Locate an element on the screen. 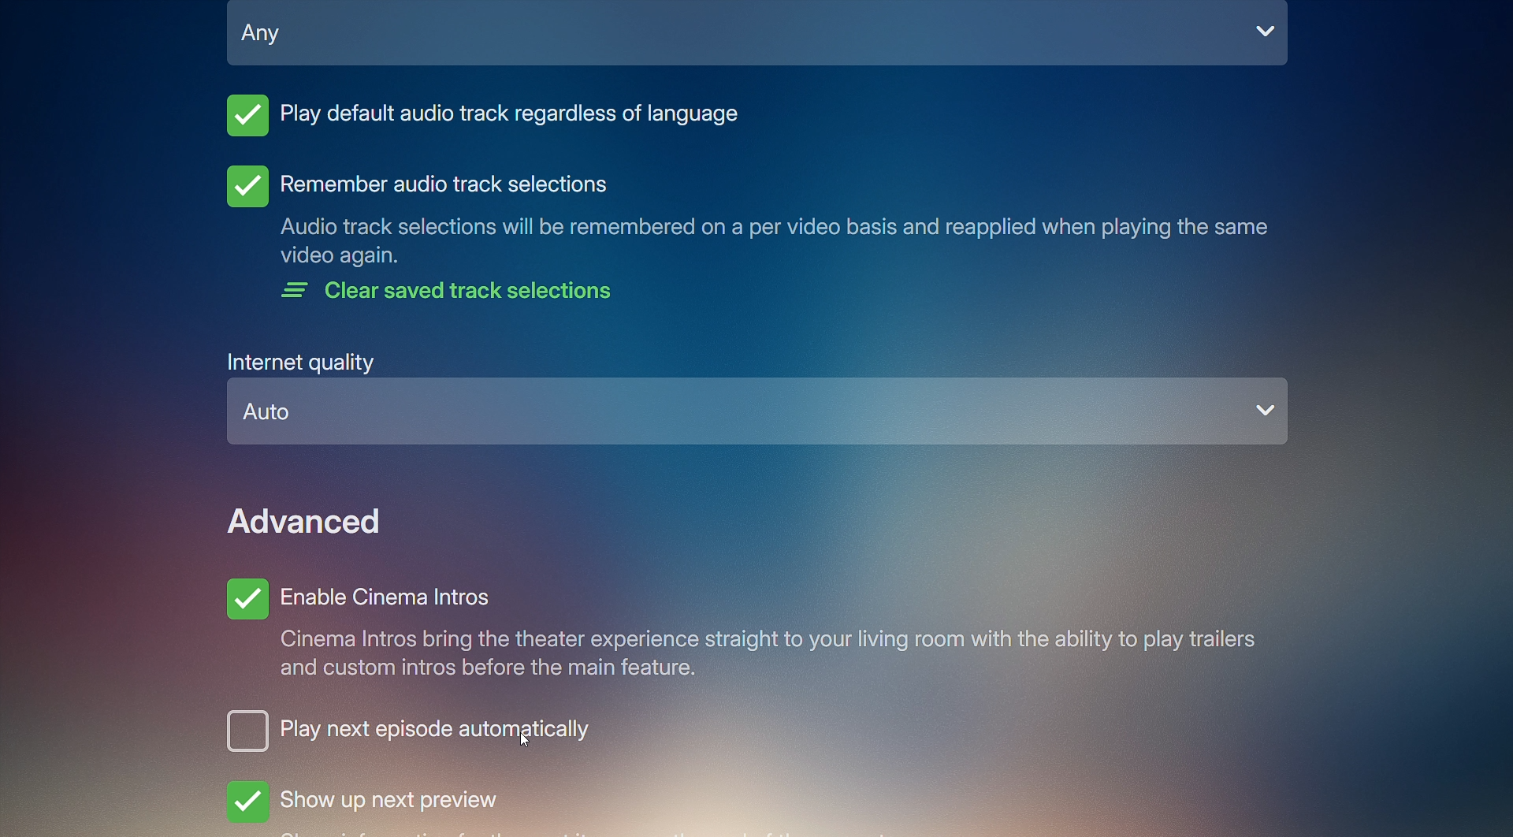  Clear saved track selections is located at coordinates (454, 295).